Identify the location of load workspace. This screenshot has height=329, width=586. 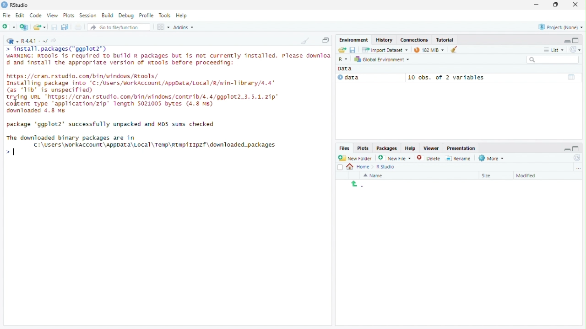
(342, 50).